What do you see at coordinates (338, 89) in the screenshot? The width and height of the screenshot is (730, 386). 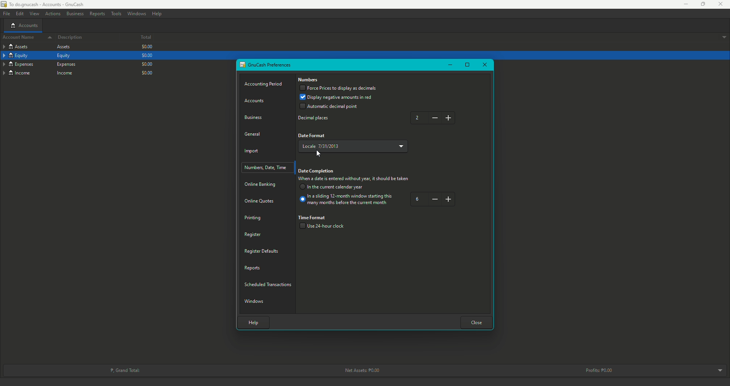 I see `Force Prices` at bounding box center [338, 89].